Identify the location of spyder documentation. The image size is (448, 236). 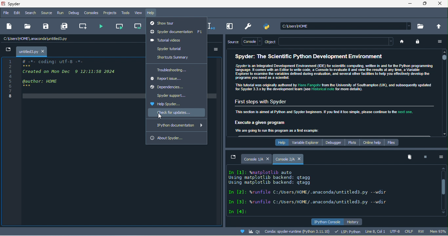
(175, 33).